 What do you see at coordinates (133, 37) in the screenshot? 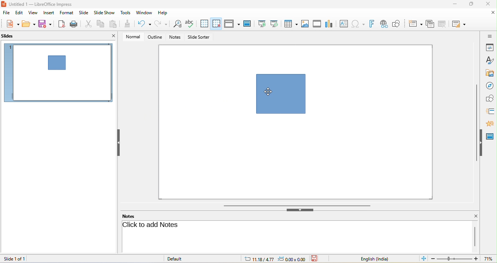
I see `normal` at bounding box center [133, 37].